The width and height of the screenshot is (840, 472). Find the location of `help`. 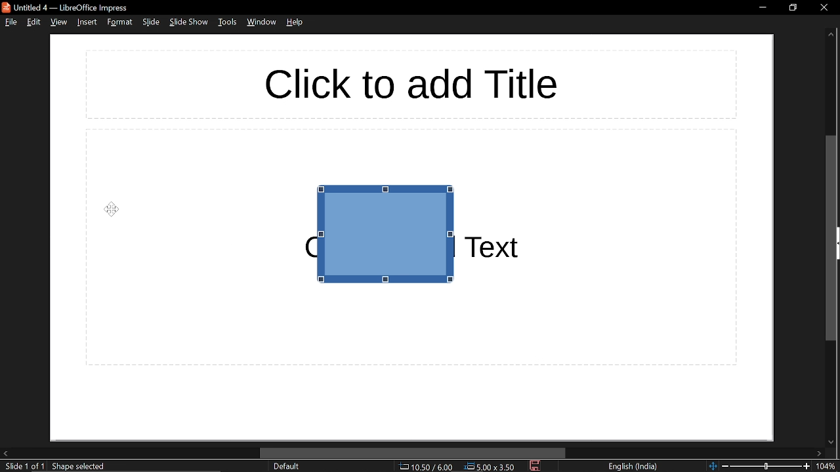

help is located at coordinates (295, 22).